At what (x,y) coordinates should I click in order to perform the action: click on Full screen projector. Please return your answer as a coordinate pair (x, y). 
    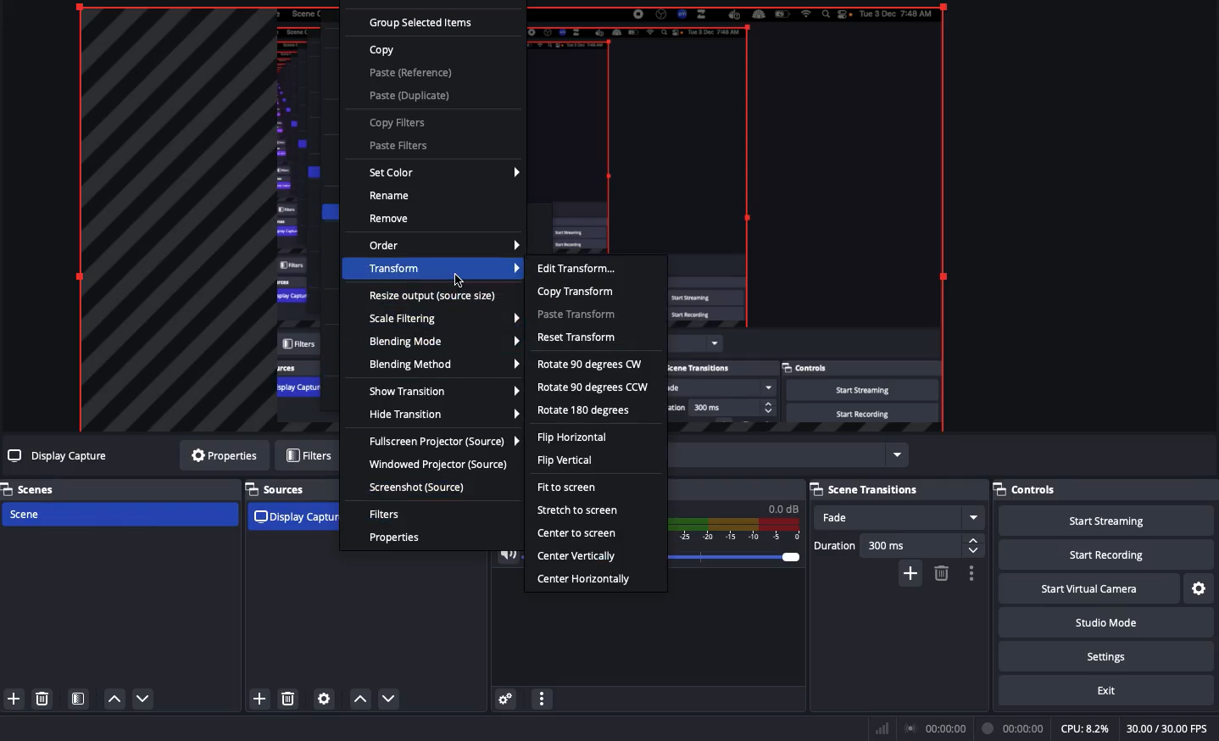
    Looking at the image, I should click on (444, 441).